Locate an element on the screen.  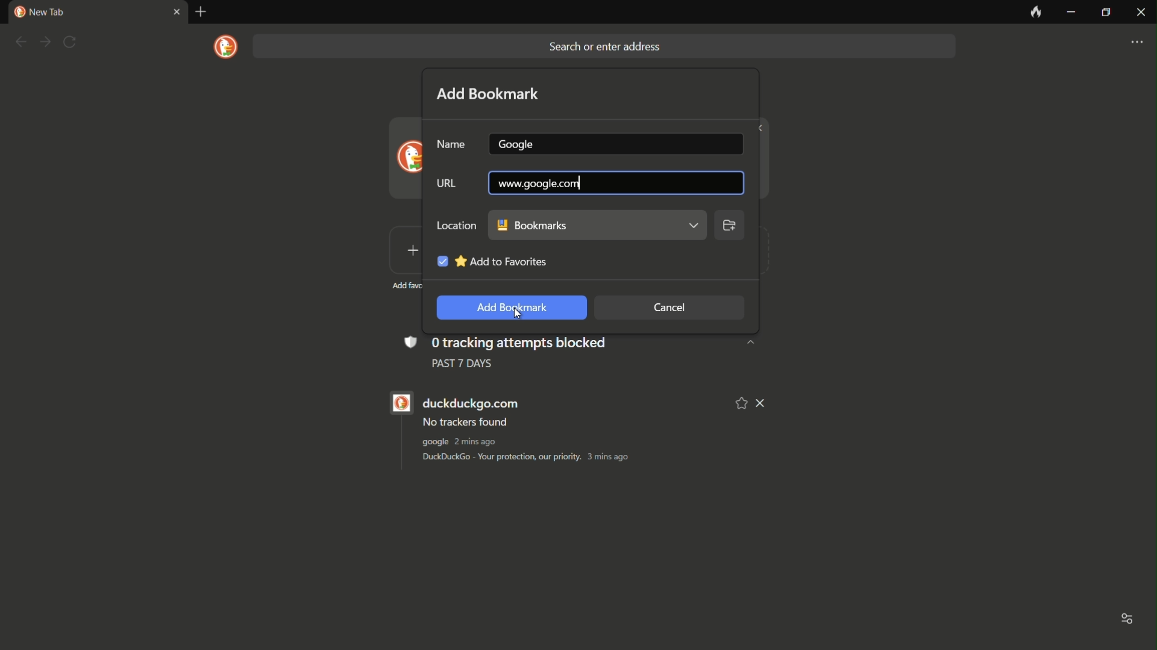
logo is located at coordinates (227, 47).